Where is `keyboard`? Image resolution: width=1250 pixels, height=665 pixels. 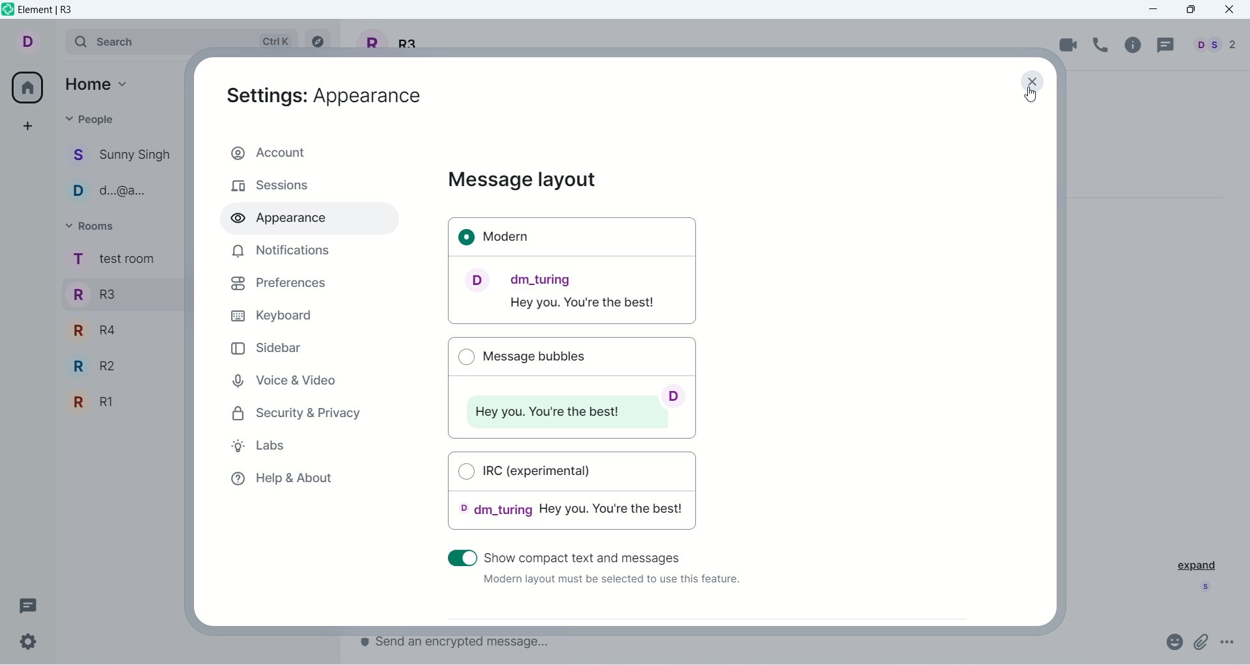
keyboard is located at coordinates (270, 314).